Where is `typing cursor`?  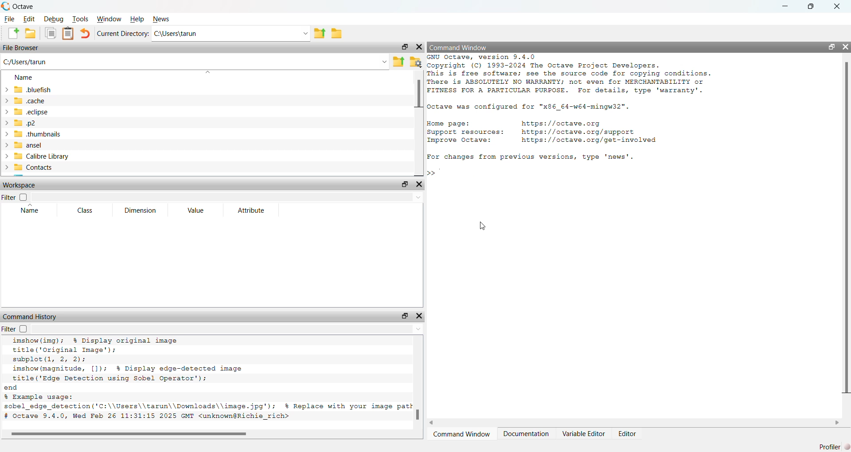 typing cursor is located at coordinates (441, 175).